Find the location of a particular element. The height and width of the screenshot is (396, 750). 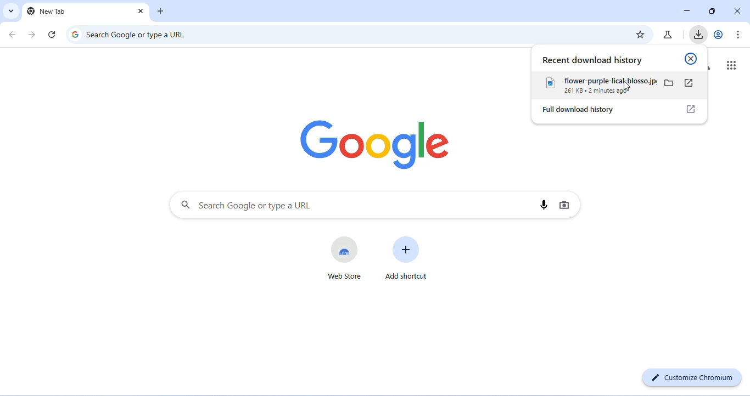

cursor movement is located at coordinates (628, 87).